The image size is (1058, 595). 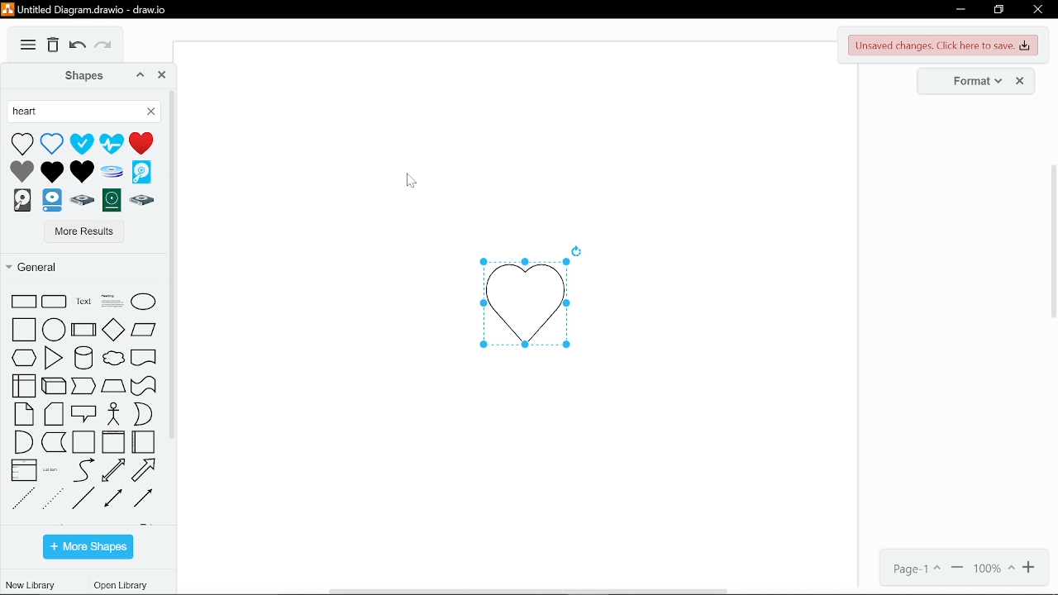 What do you see at coordinates (112, 202) in the screenshot?
I see `hdd` at bounding box center [112, 202].